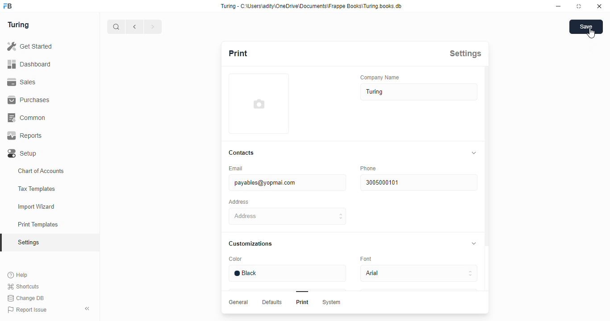  I want to click on Settings, so click(465, 53).